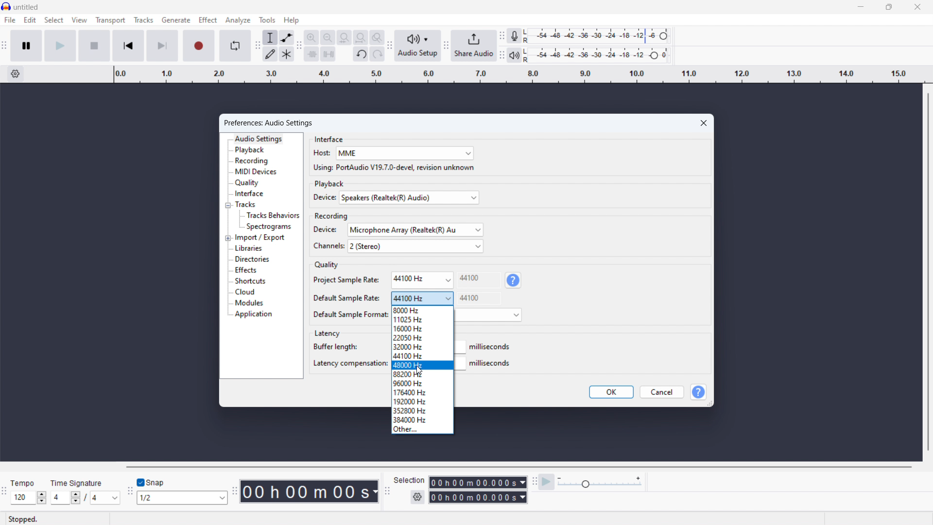 The height and width of the screenshot is (525, 933). I want to click on midi devices, so click(257, 172).